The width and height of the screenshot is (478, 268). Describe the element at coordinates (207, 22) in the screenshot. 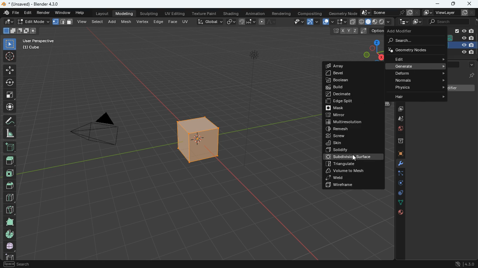

I see `global` at that location.